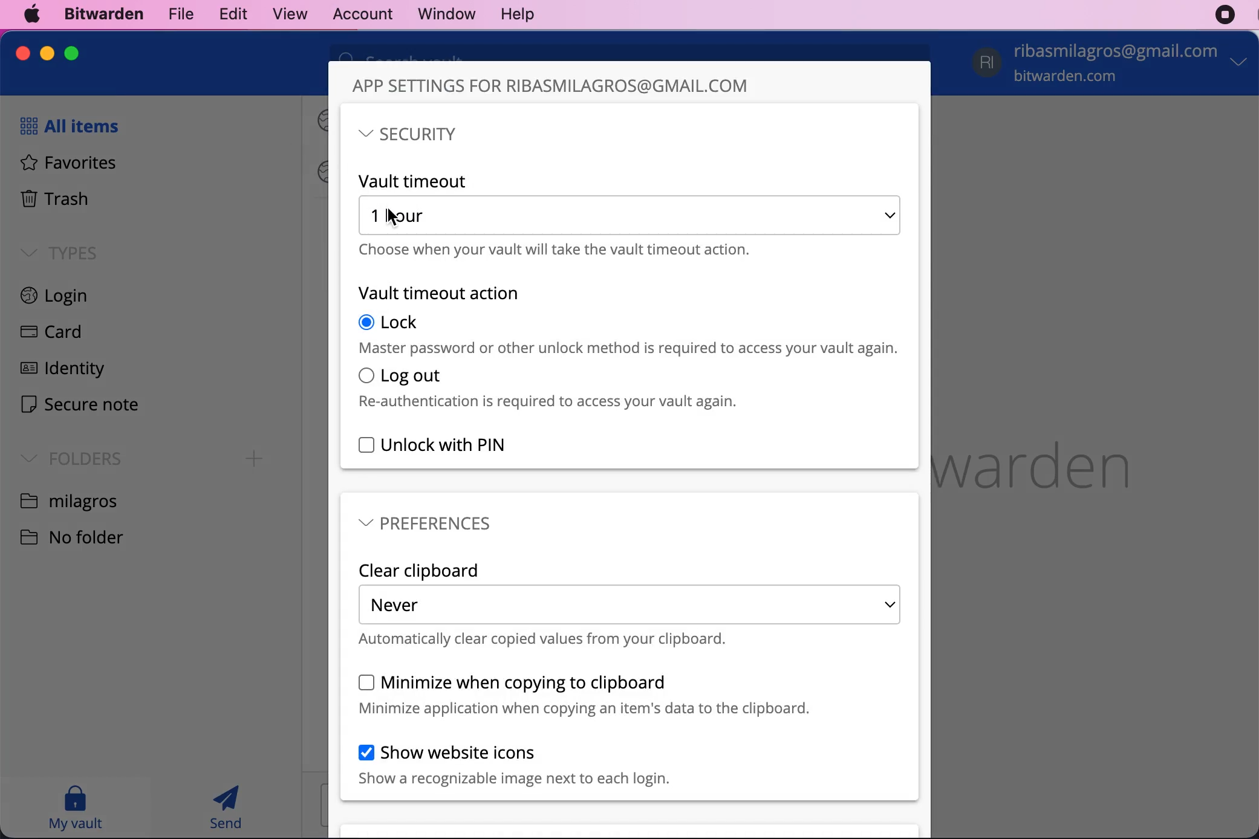  Describe the element at coordinates (358, 13) in the screenshot. I see `account` at that location.